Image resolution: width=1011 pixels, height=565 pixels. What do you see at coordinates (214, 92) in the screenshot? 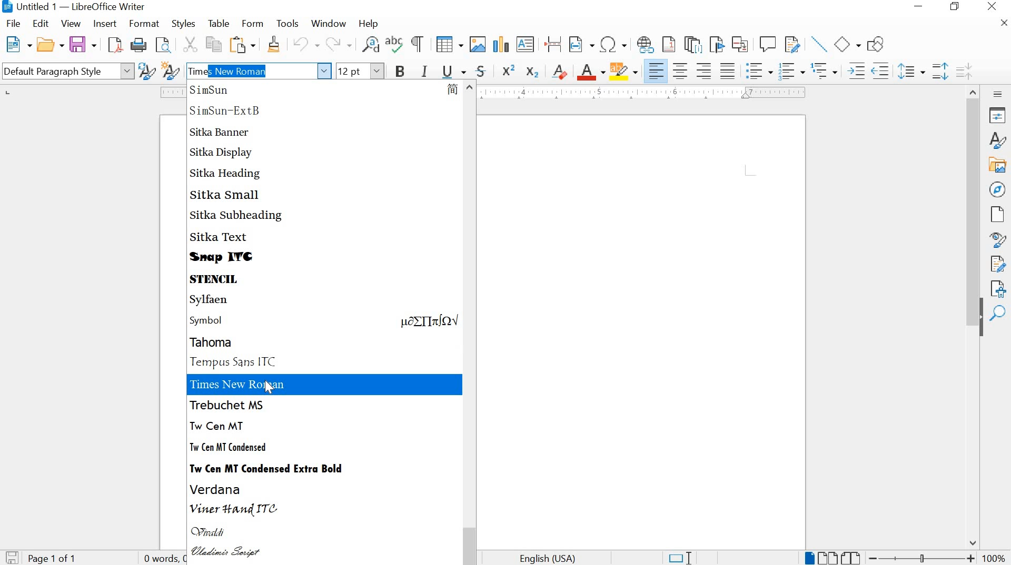
I see `SIMSUN` at bounding box center [214, 92].